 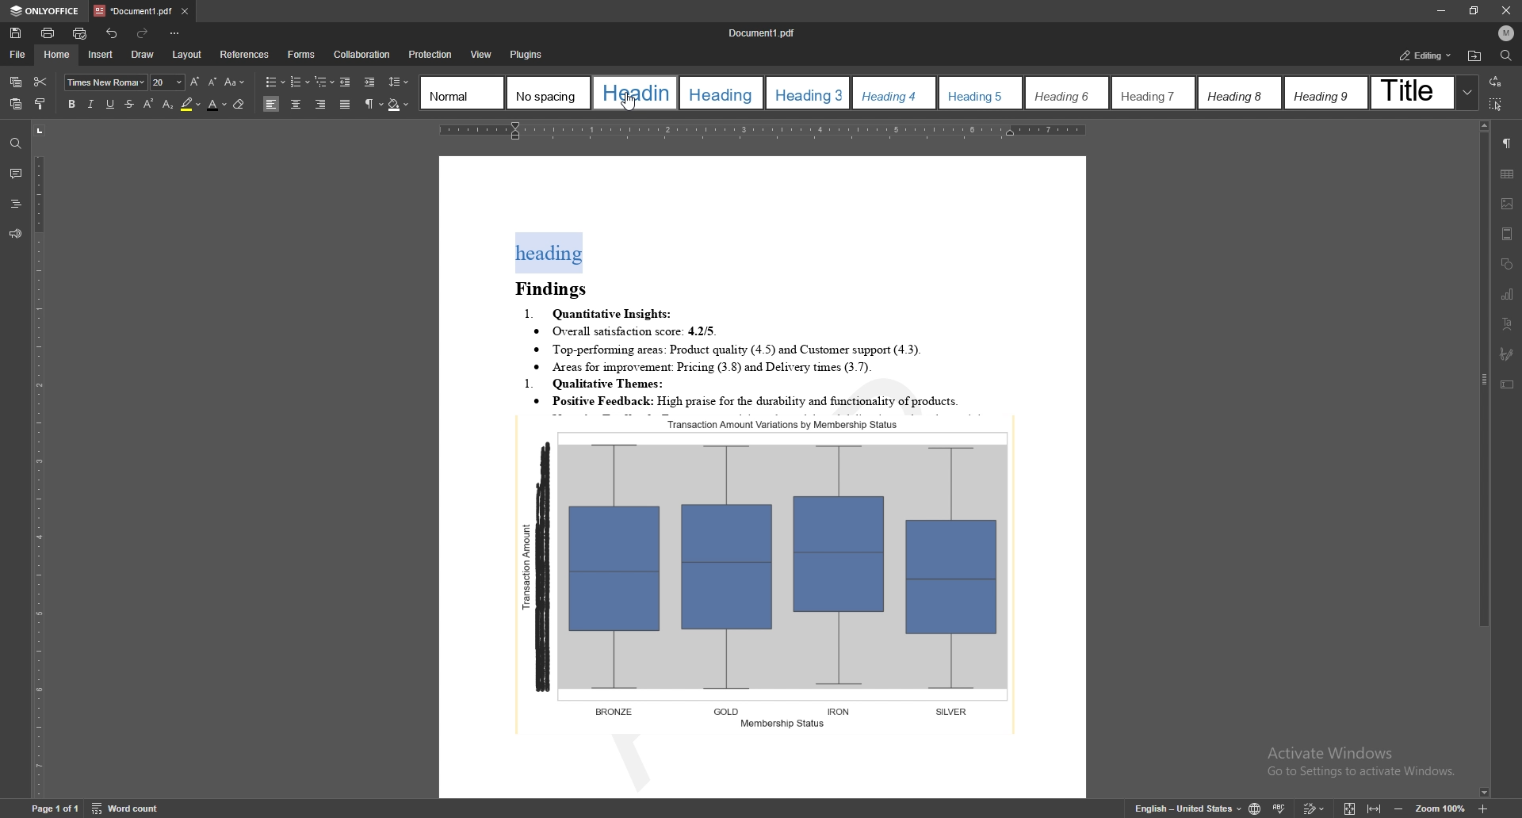 What do you see at coordinates (71, 104) in the screenshot?
I see `bold` at bounding box center [71, 104].